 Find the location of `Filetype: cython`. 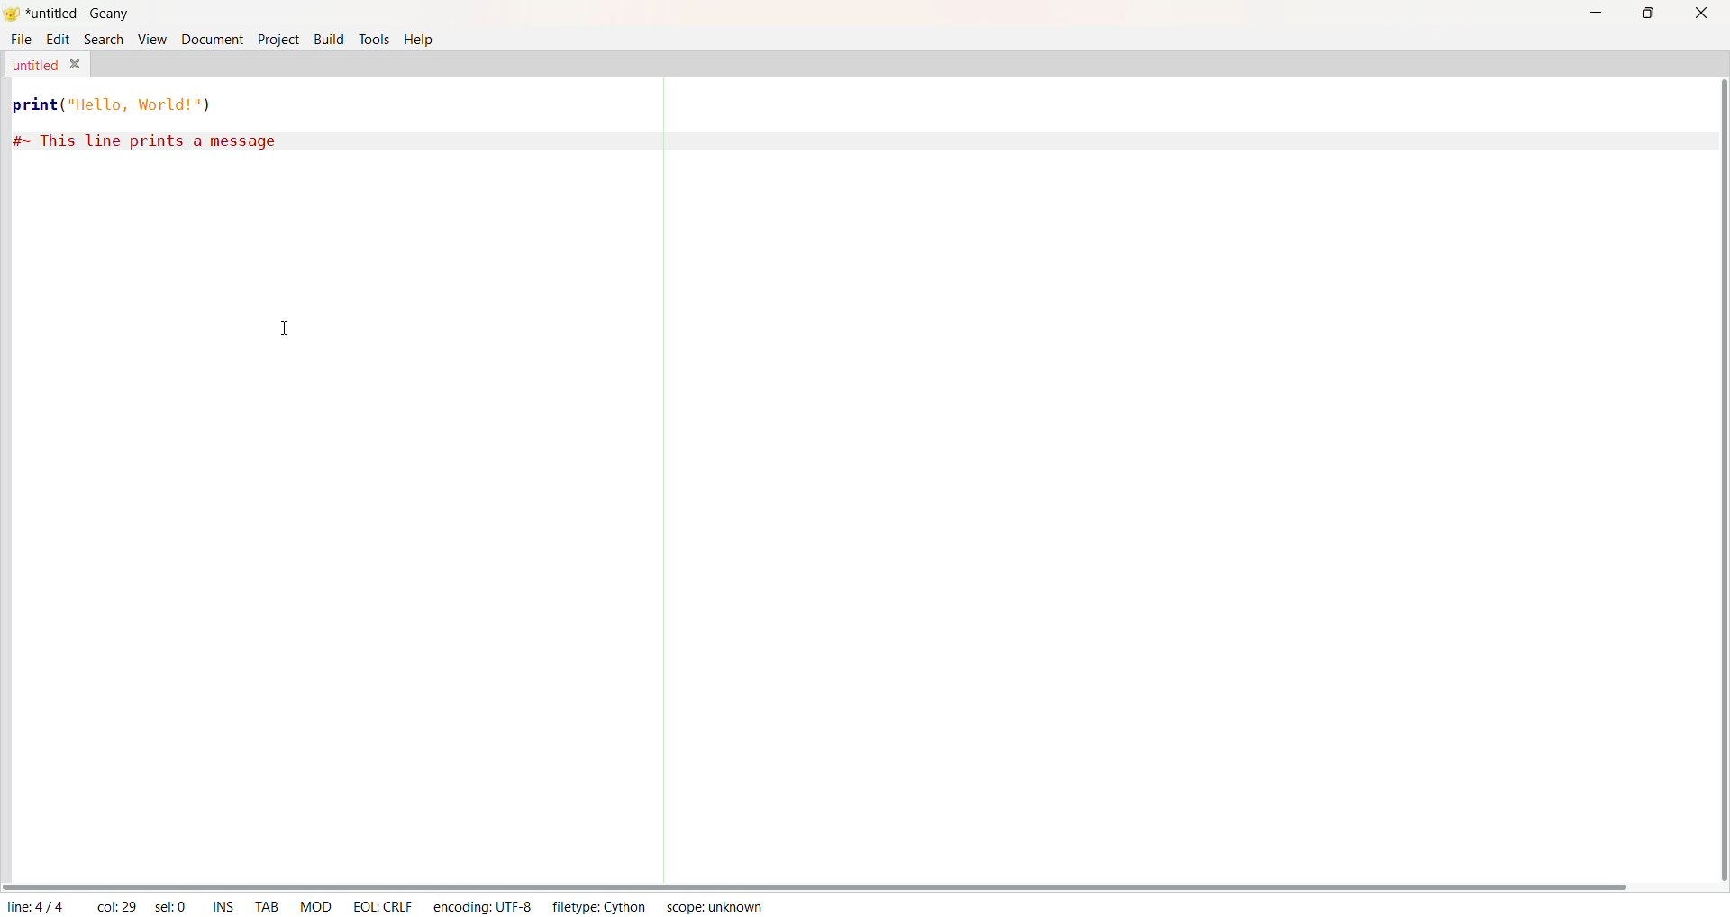

Filetype: cython is located at coordinates (602, 906).